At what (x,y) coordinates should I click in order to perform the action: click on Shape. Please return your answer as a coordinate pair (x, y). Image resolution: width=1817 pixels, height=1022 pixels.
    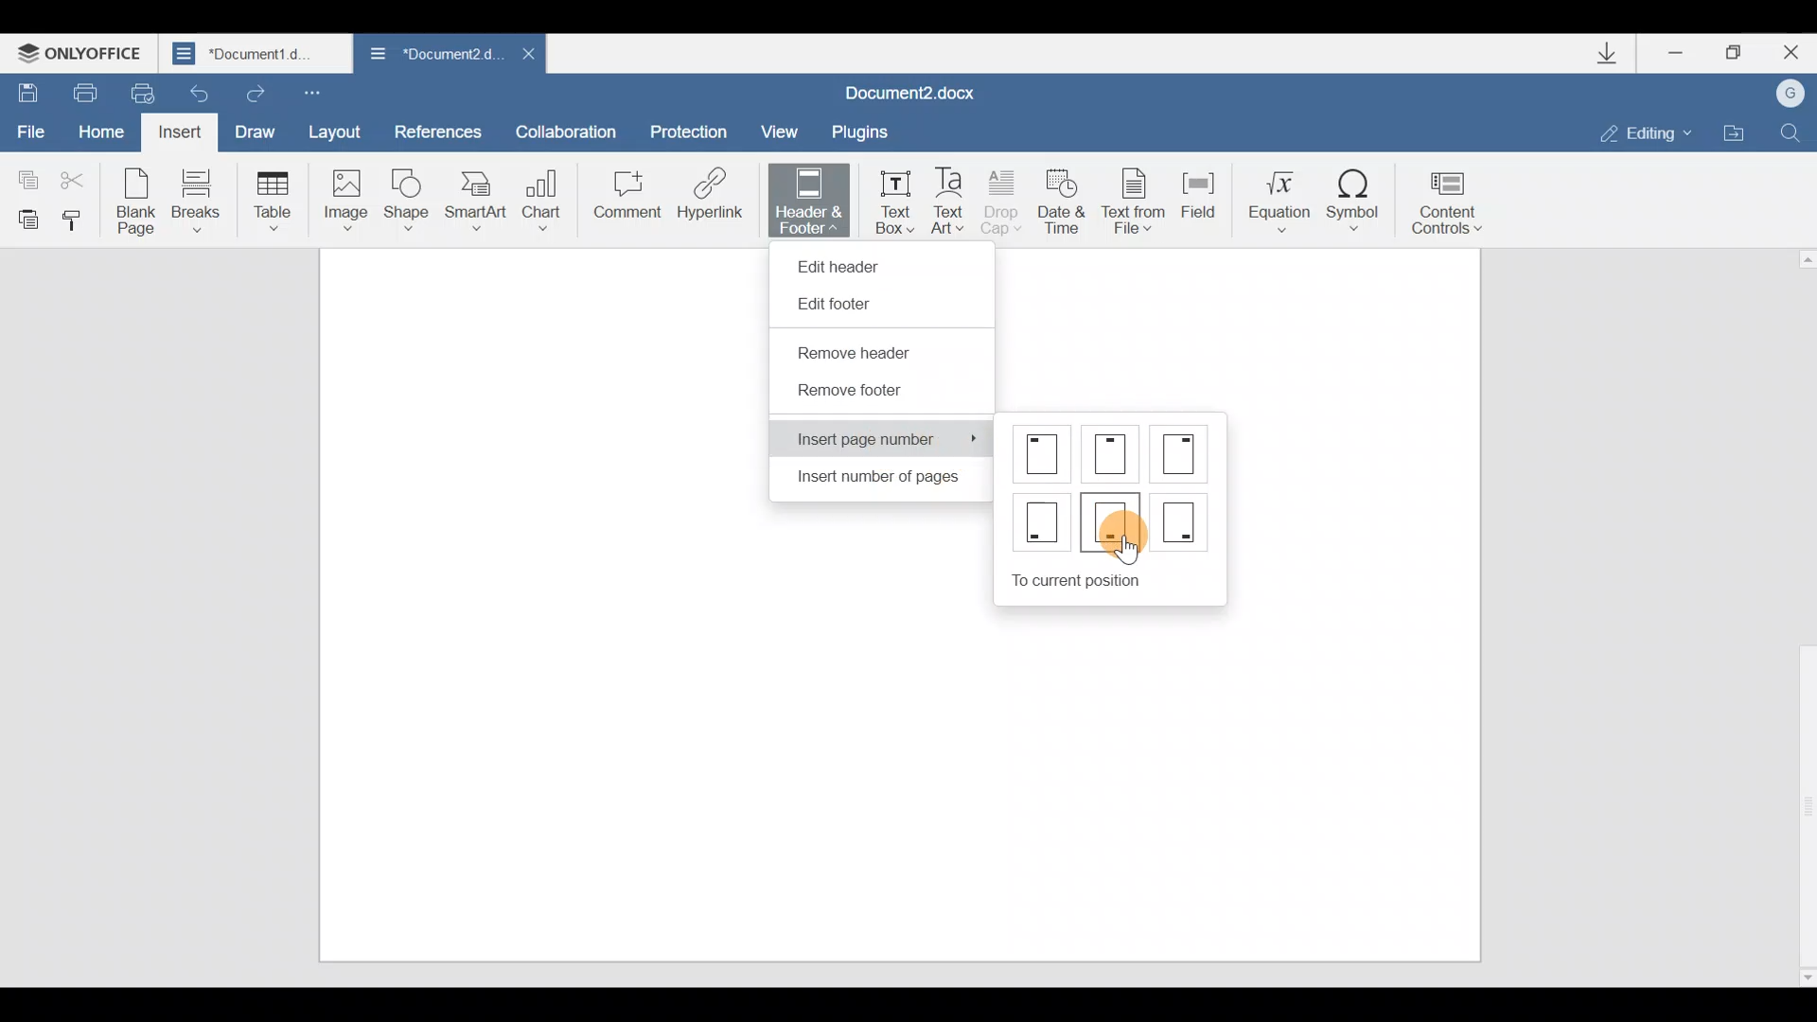
    Looking at the image, I should click on (409, 198).